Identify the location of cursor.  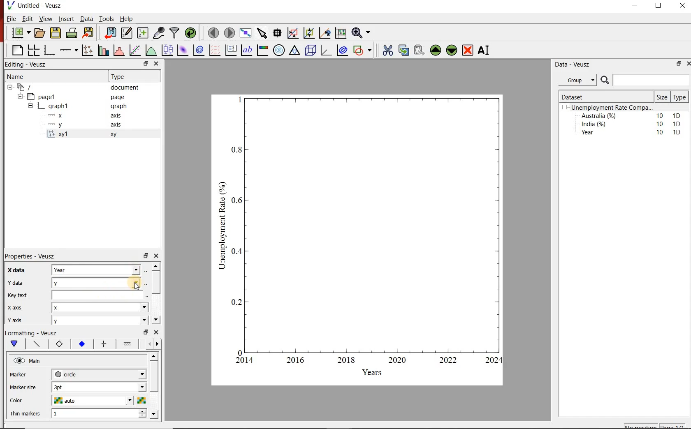
(137, 288).